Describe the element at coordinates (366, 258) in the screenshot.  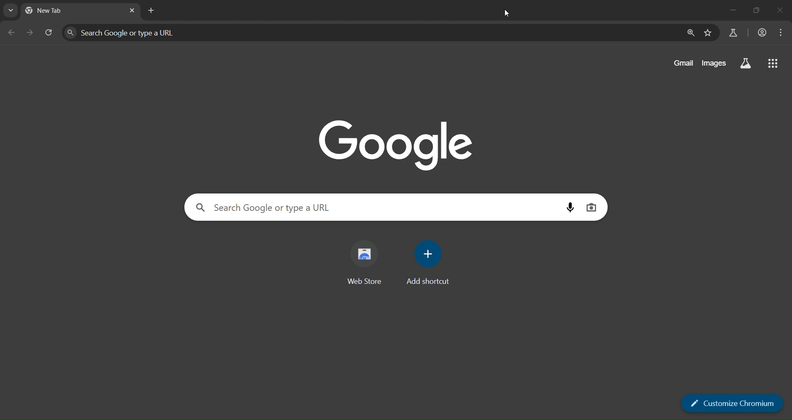
I see `web store` at that location.